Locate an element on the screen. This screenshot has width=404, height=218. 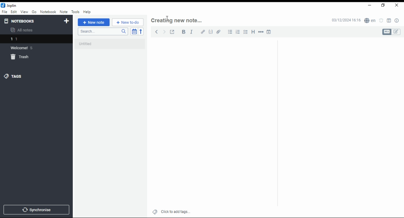
view is located at coordinates (24, 12).